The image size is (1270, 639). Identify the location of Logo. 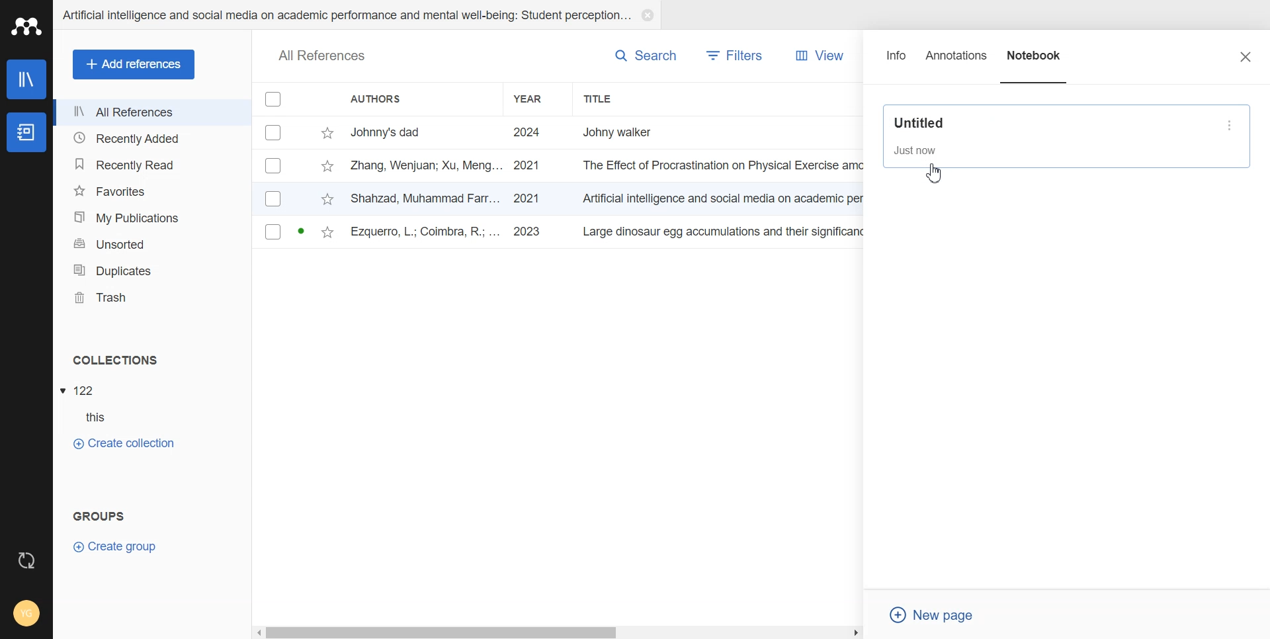
(26, 26).